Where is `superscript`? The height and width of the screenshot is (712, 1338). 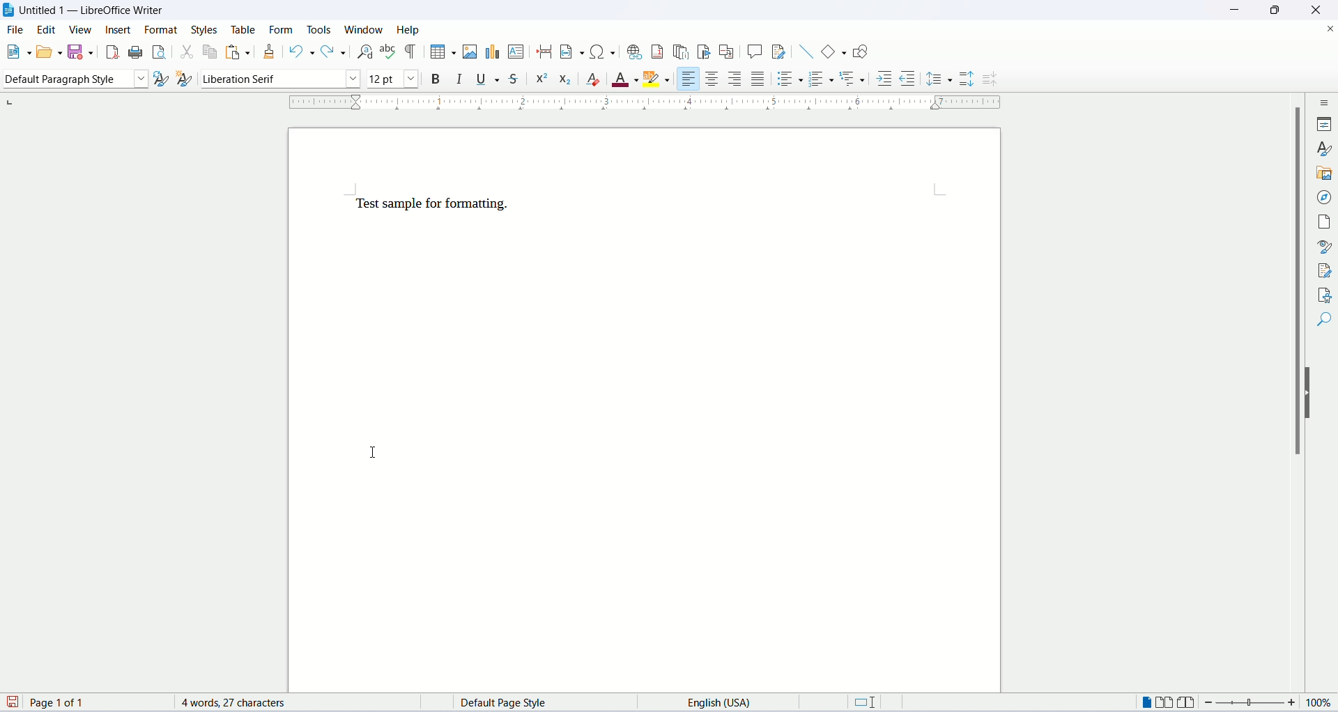
superscript is located at coordinates (542, 79).